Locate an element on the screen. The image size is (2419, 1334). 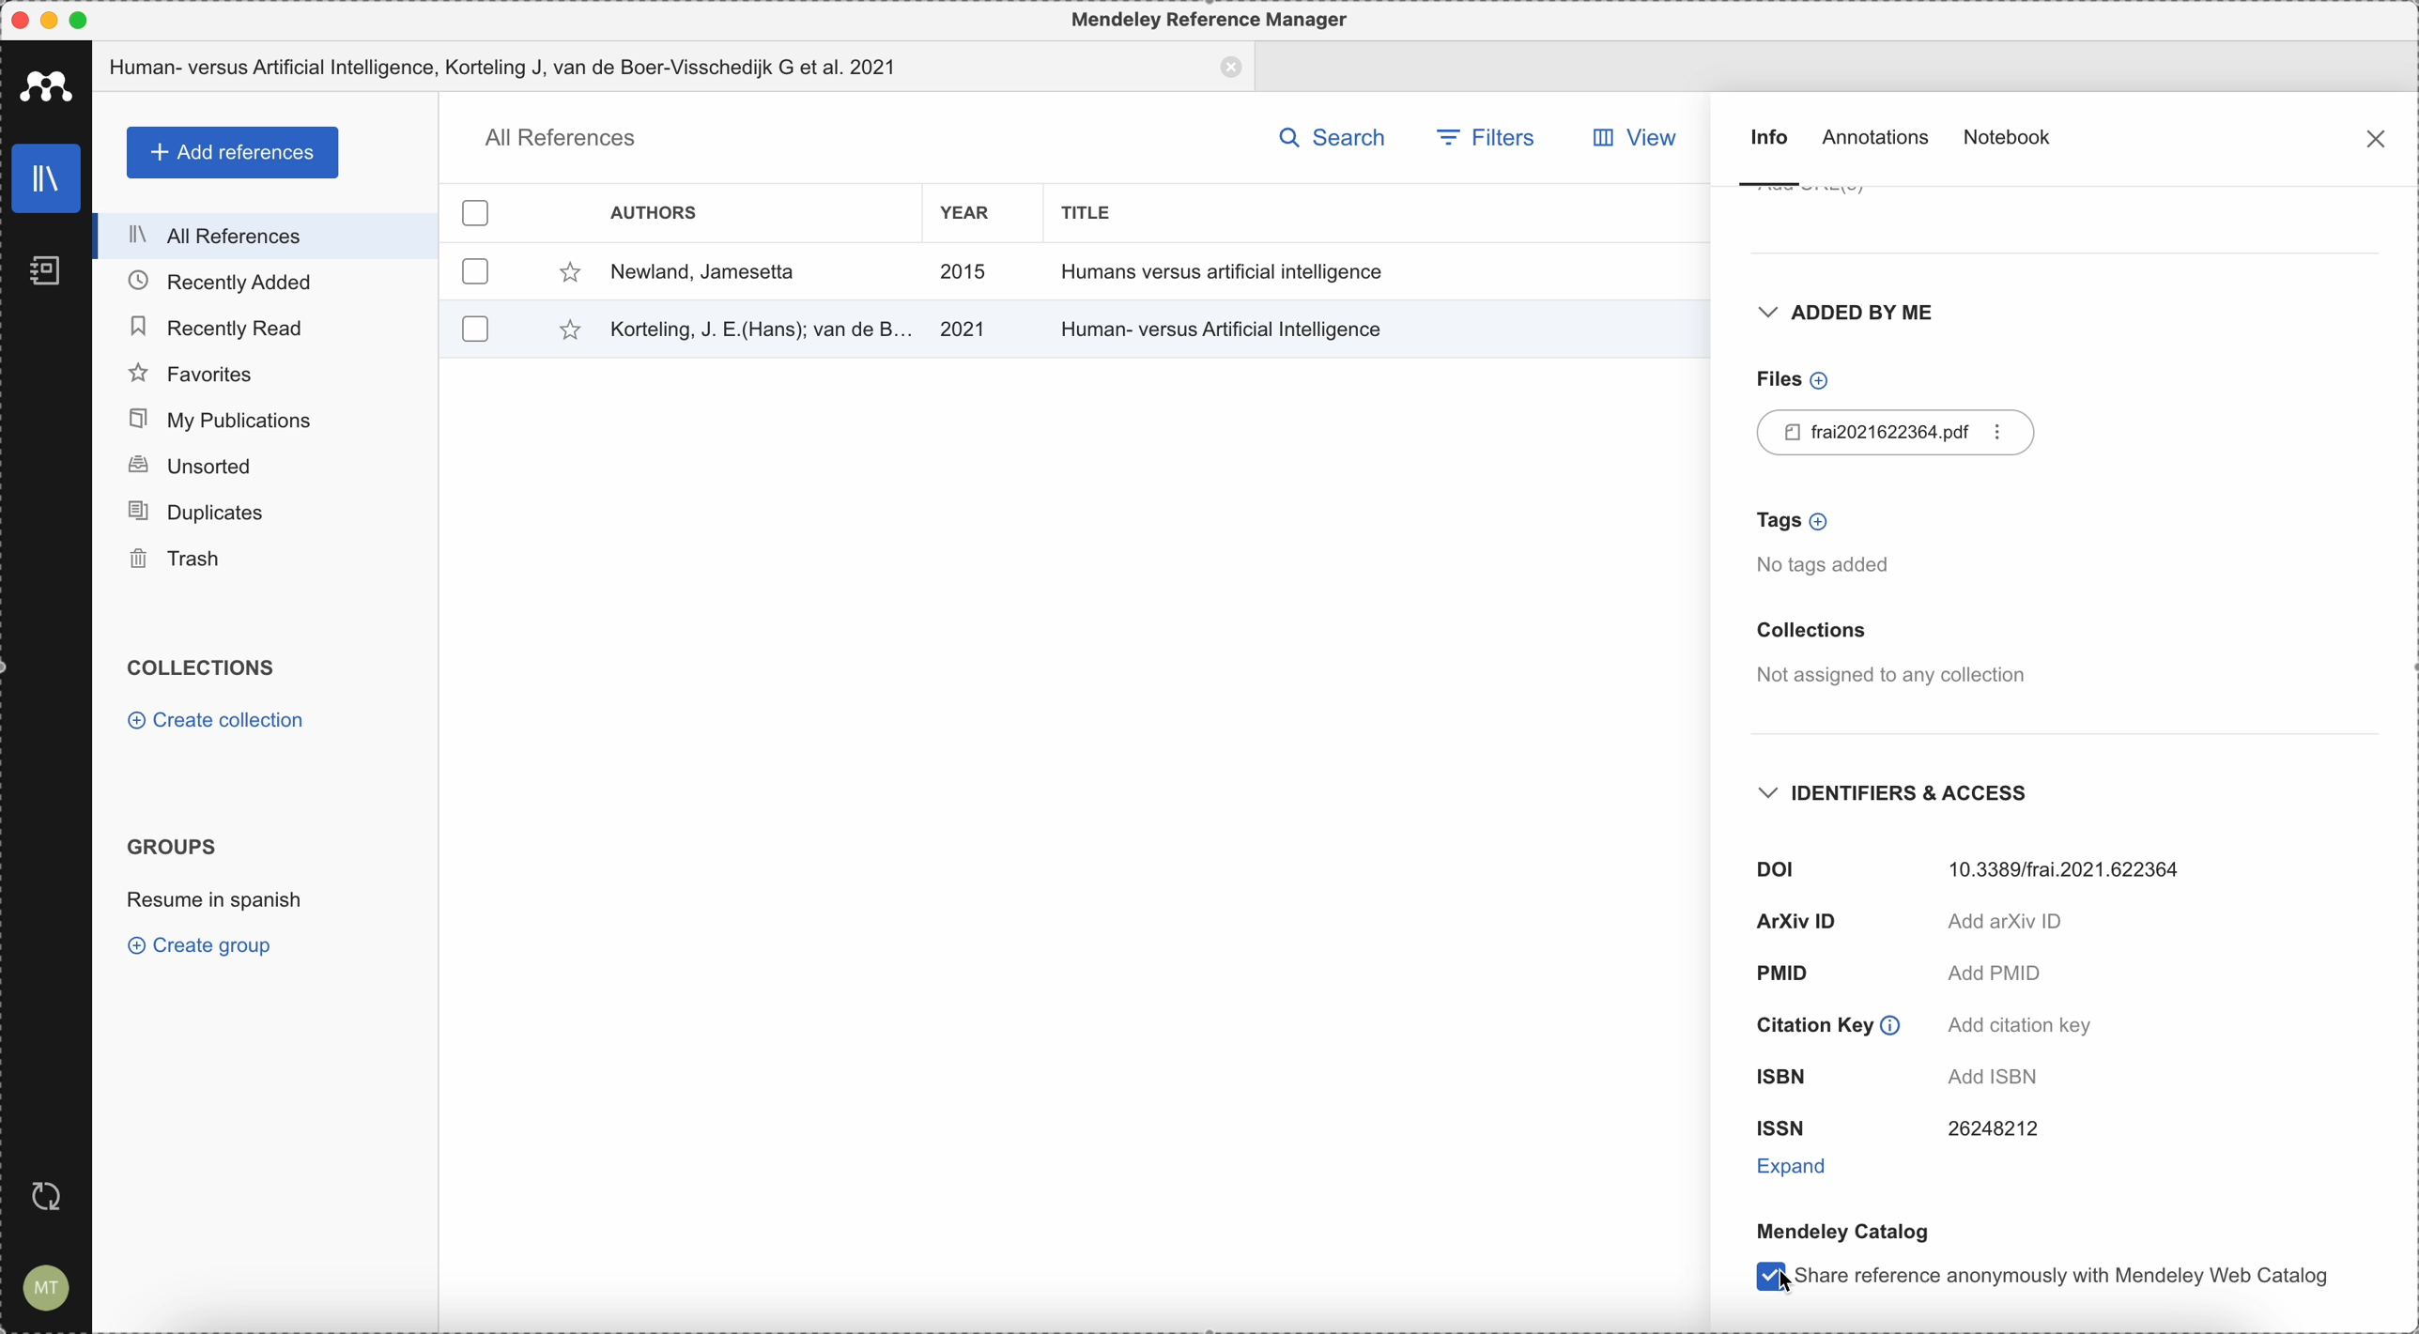
DOI is located at coordinates (1976, 866).